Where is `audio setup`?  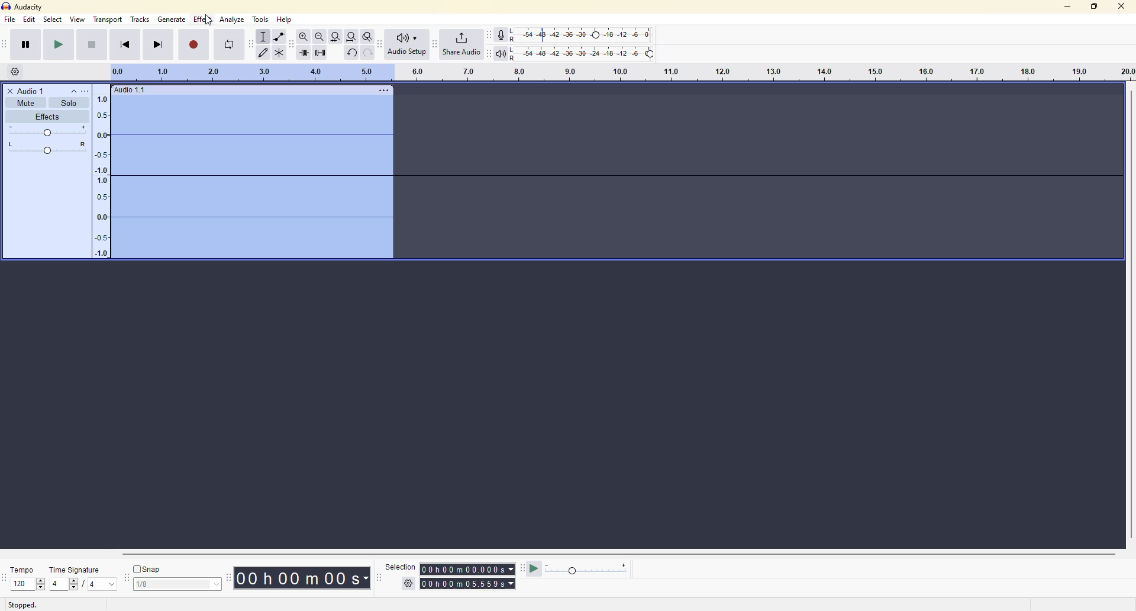 audio setup is located at coordinates (407, 44).